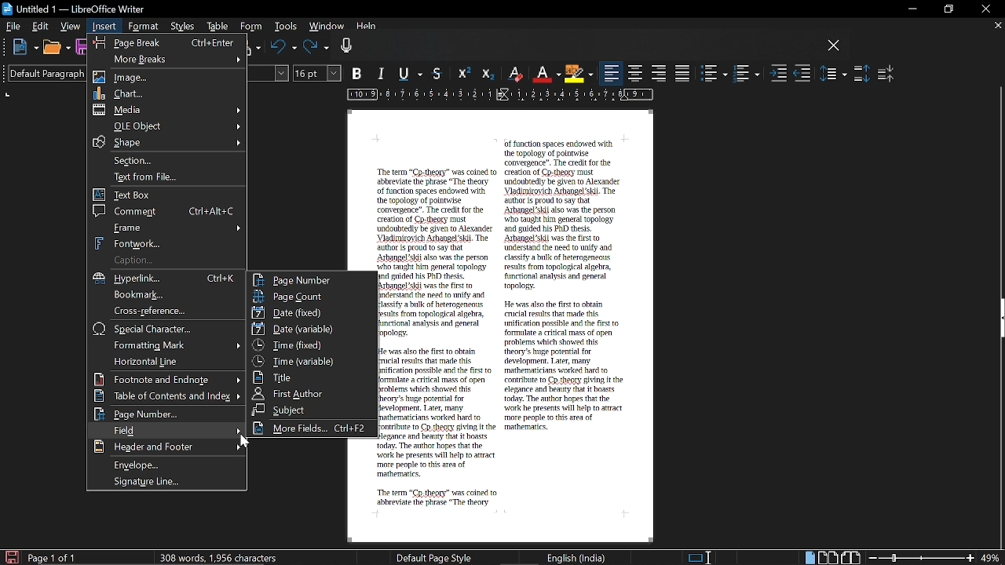 This screenshot has height=565, width=1005. What do you see at coordinates (55, 558) in the screenshot?
I see `page 1 of 1` at bounding box center [55, 558].